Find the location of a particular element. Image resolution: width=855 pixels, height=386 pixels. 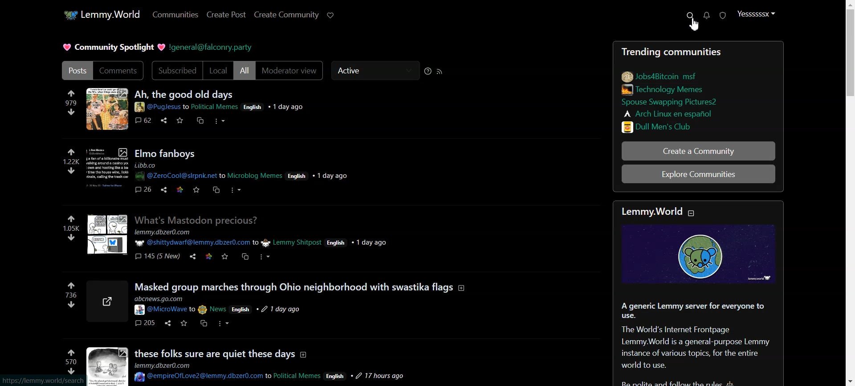

Unread Reports is located at coordinates (723, 15).